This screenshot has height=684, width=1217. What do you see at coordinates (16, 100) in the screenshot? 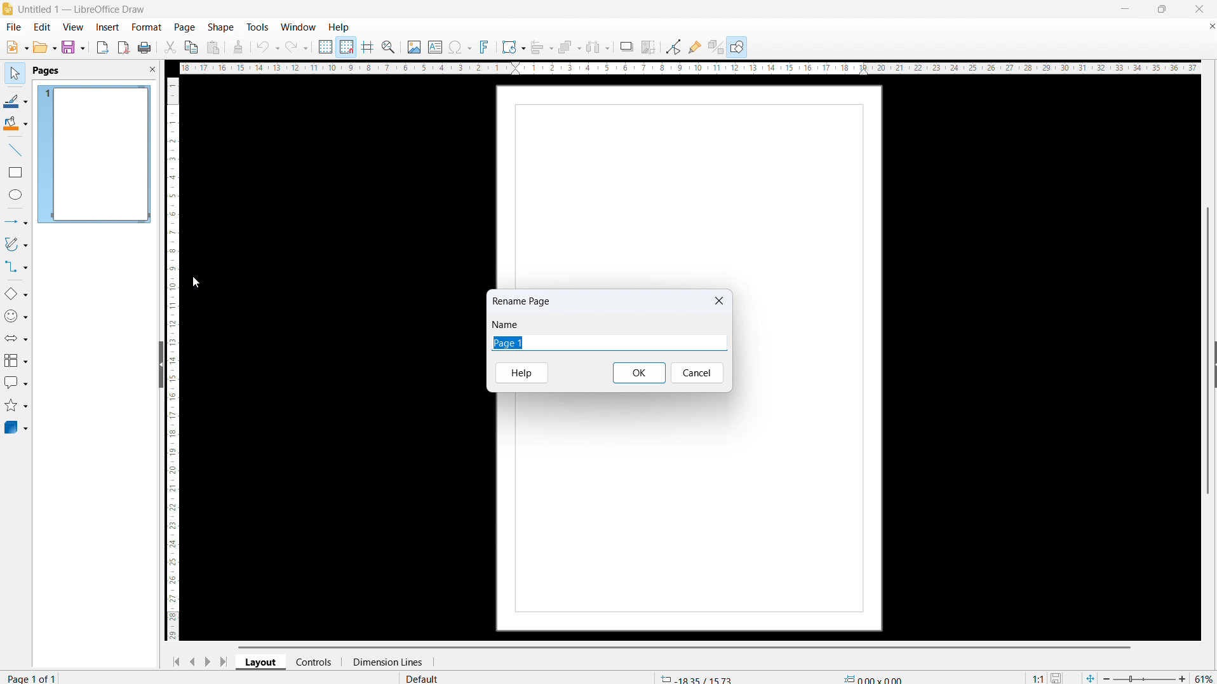
I see `line color` at bounding box center [16, 100].